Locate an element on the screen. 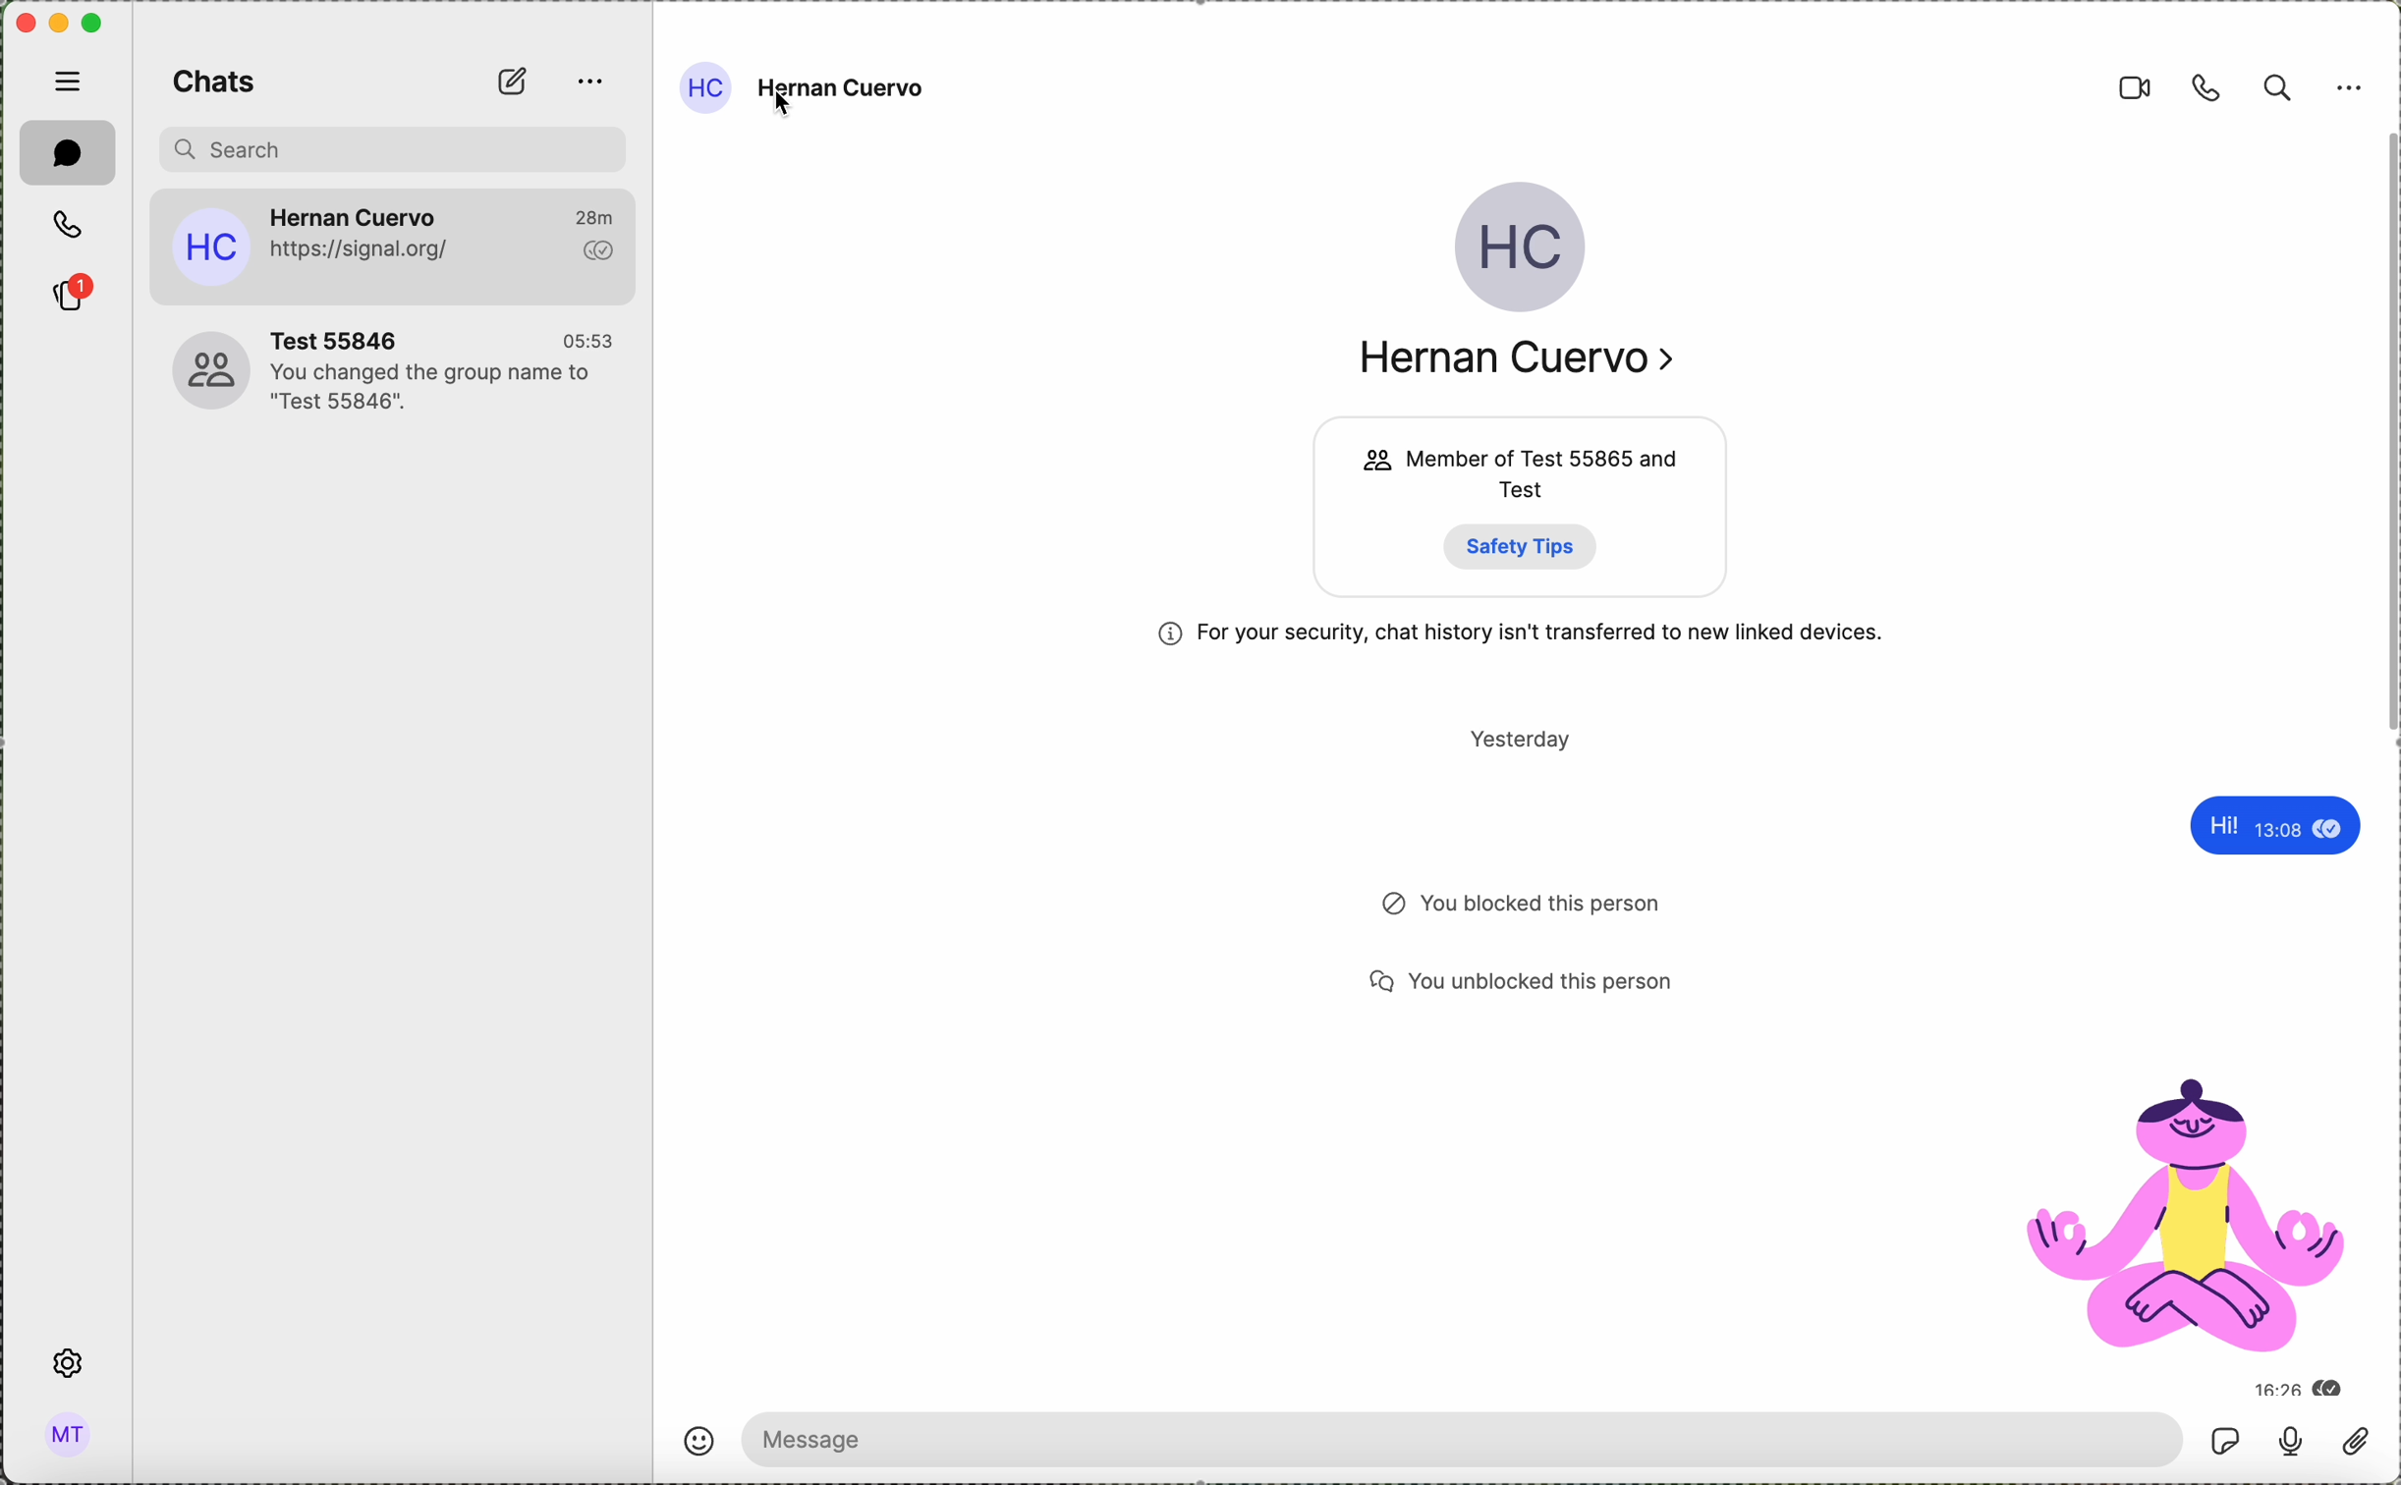 The height and width of the screenshot is (1485, 2401). message is located at coordinates (1463, 1441).